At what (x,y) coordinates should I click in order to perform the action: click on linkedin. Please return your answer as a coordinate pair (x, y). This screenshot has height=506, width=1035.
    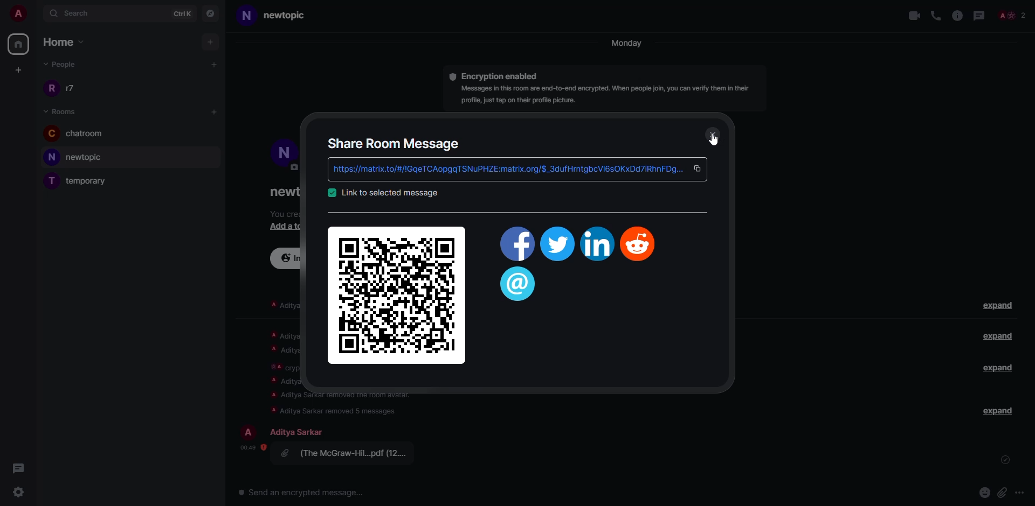
    Looking at the image, I should click on (596, 244).